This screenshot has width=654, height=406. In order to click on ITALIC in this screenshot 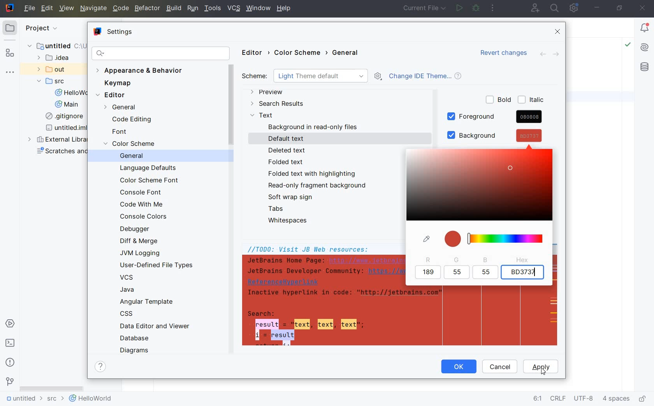, I will do `click(532, 100)`.